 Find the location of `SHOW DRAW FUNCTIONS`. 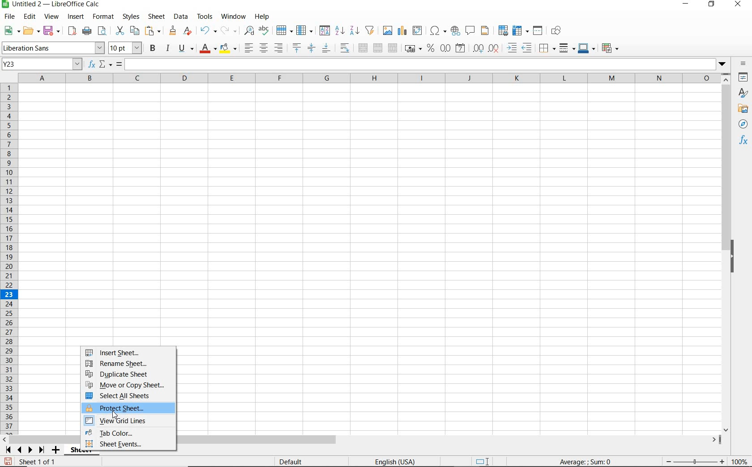

SHOW DRAW FUNCTIONS is located at coordinates (556, 31).